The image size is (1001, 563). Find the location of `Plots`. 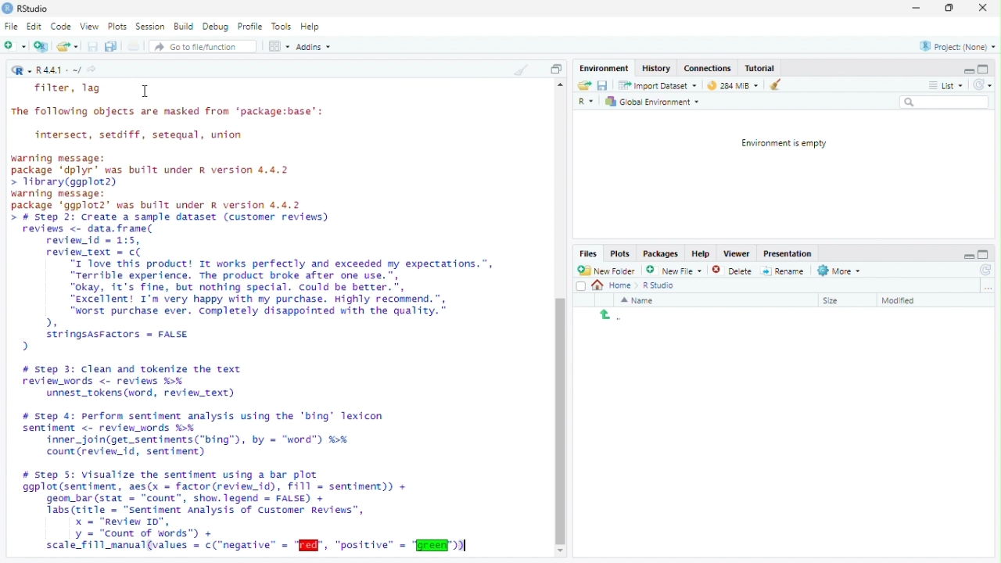

Plots is located at coordinates (117, 27).